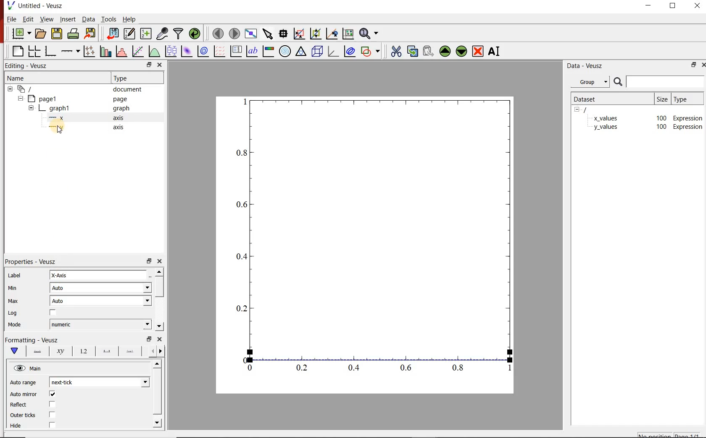 This screenshot has height=438, width=706. What do you see at coordinates (91, 33) in the screenshot?
I see `export to graphics format` at bounding box center [91, 33].